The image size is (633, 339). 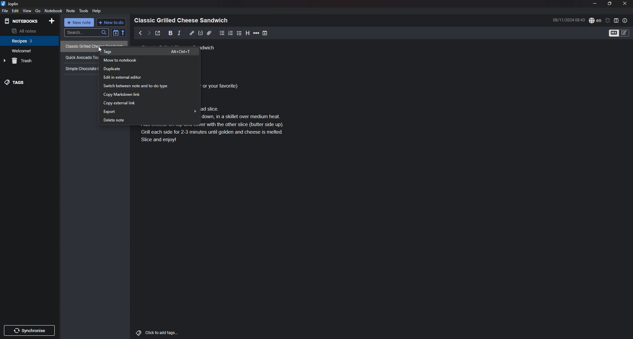 I want to click on file, so click(x=5, y=11).